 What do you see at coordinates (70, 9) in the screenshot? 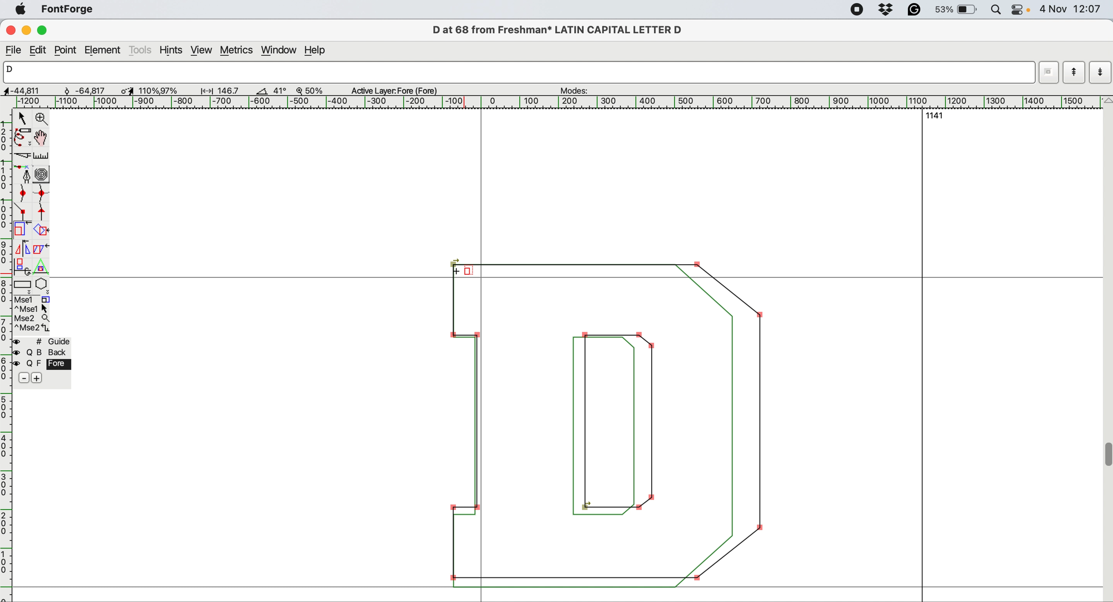
I see `font forge` at bounding box center [70, 9].